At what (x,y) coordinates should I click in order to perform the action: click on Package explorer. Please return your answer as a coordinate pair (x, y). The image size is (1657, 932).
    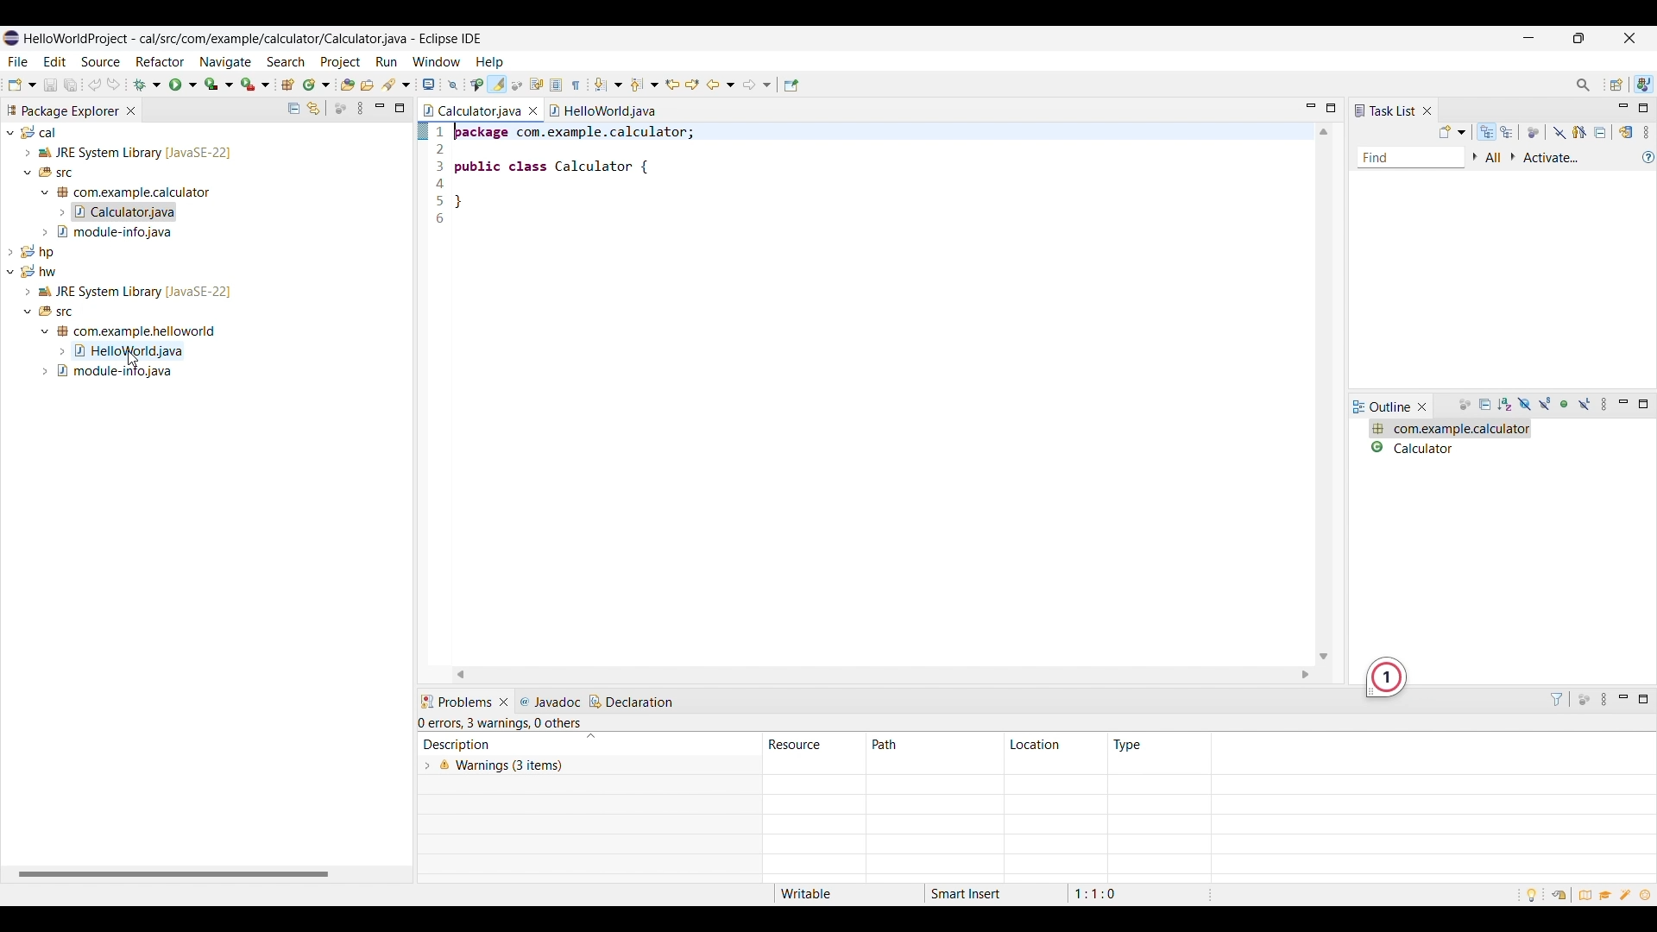
    Looking at the image, I should click on (62, 110).